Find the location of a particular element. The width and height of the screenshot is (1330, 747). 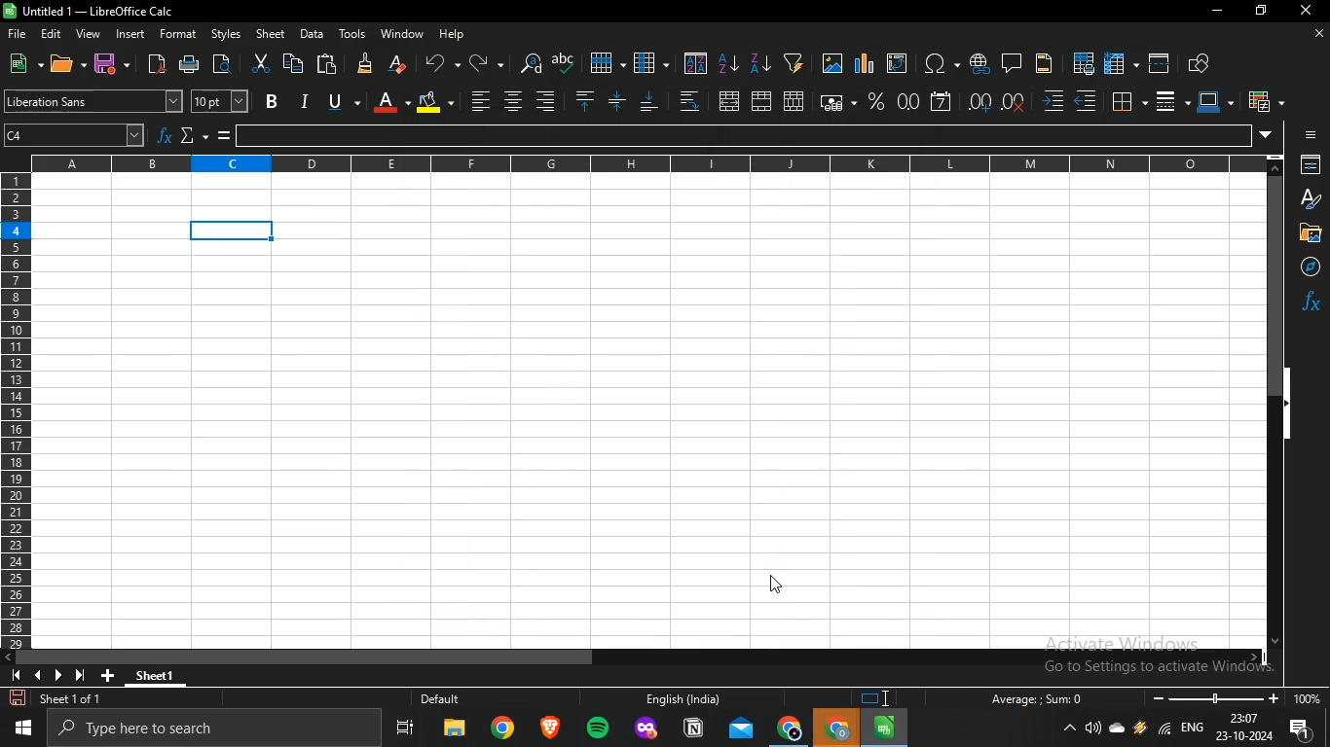

background color is located at coordinates (434, 101).